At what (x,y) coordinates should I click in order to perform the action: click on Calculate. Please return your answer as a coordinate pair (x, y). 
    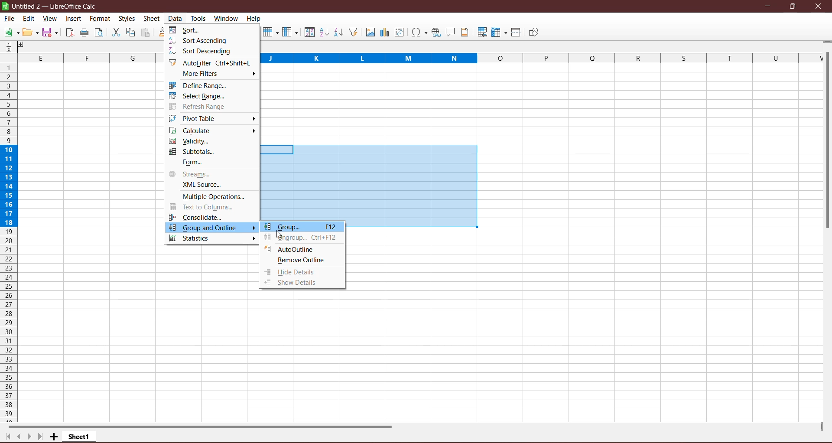
    Looking at the image, I should click on (193, 130).